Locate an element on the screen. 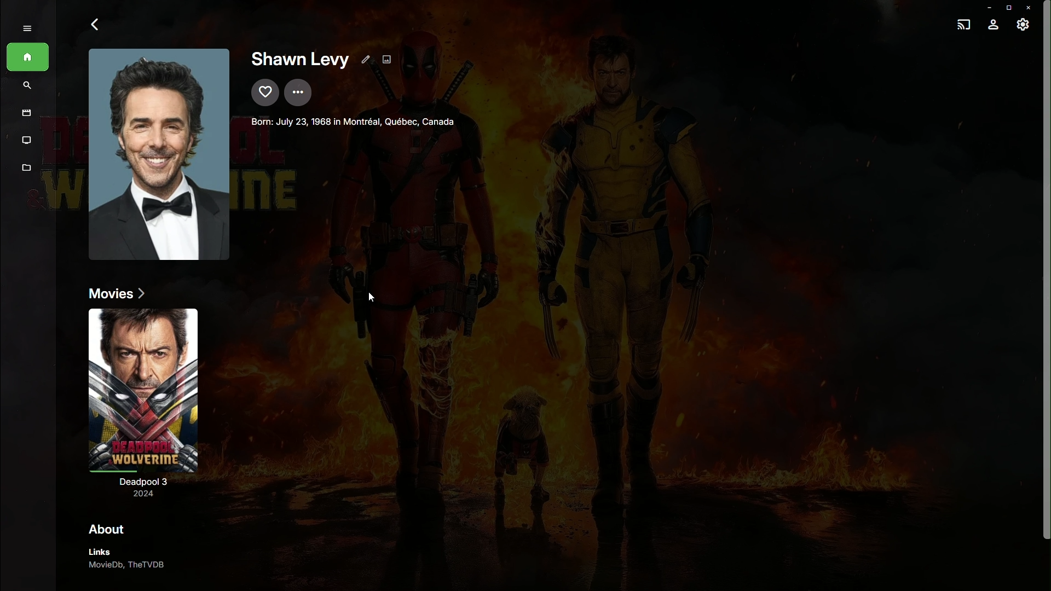 The width and height of the screenshot is (1051, 591). SHow menu is located at coordinates (26, 29).